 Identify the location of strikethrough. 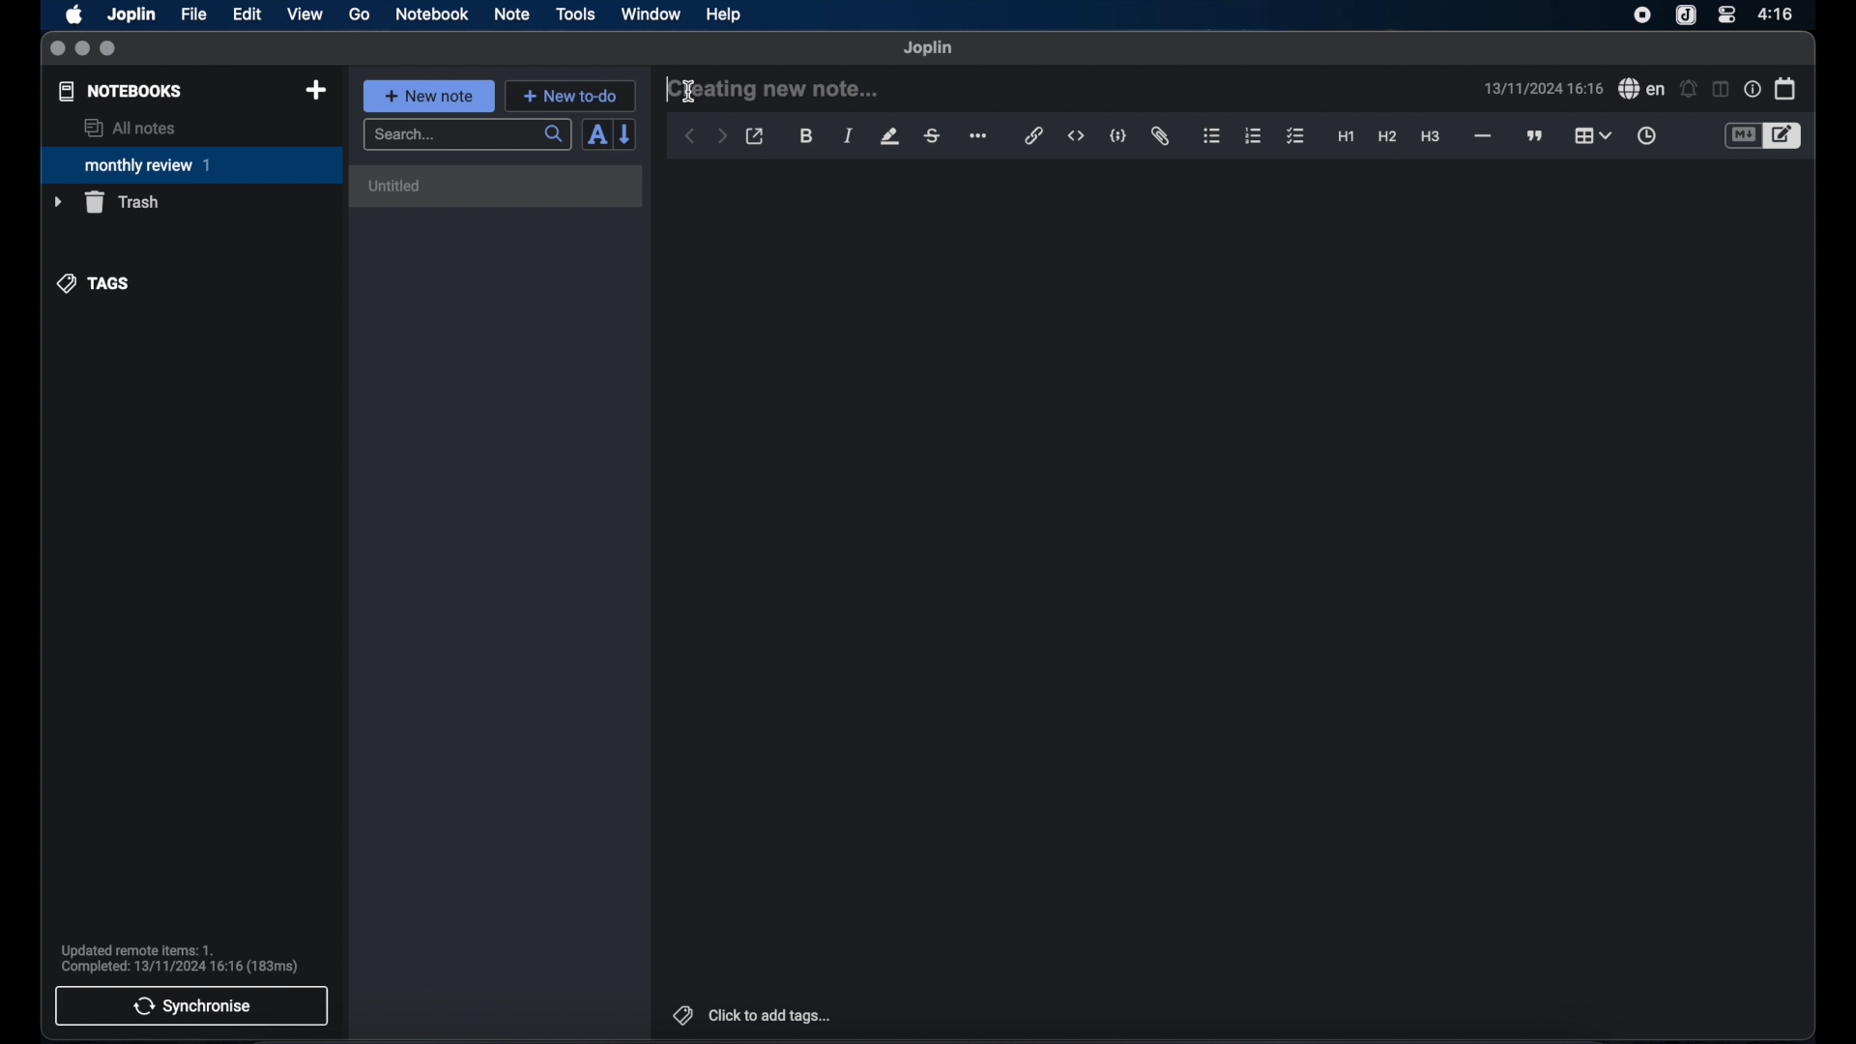
(931, 136).